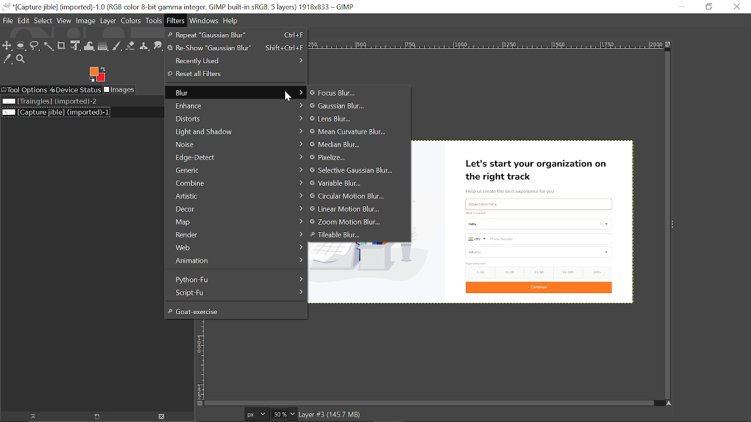  I want to click on File named "Triangles", so click(49, 101).